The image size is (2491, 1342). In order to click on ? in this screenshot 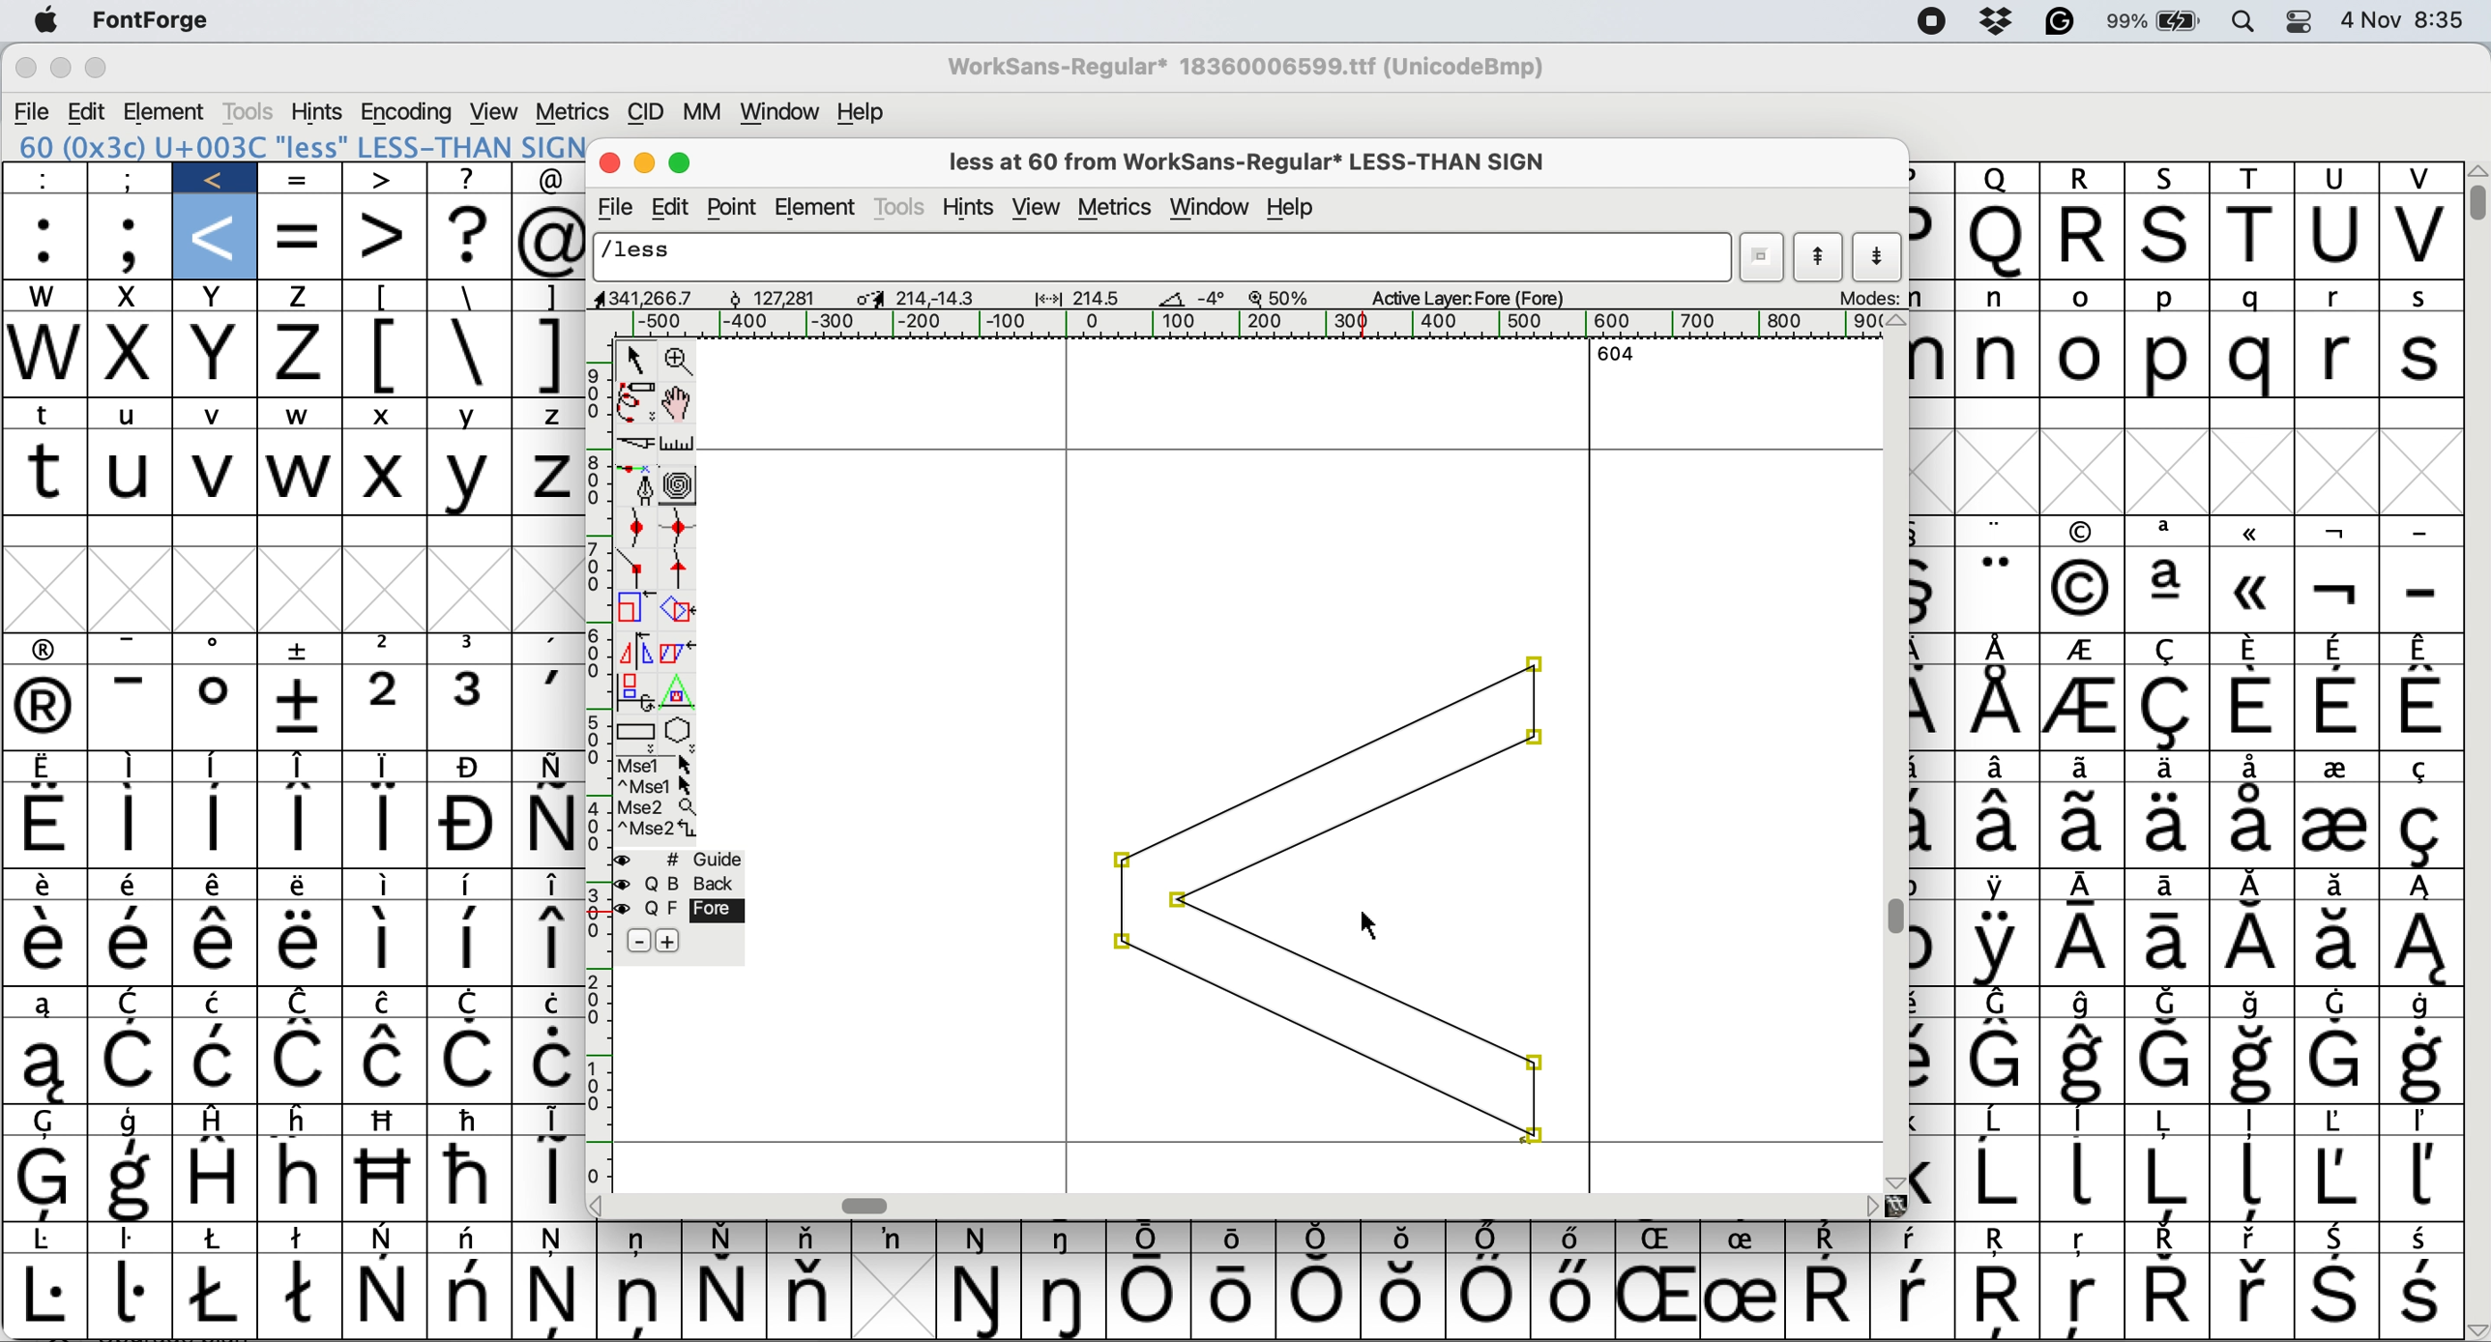, I will do `click(469, 235)`.